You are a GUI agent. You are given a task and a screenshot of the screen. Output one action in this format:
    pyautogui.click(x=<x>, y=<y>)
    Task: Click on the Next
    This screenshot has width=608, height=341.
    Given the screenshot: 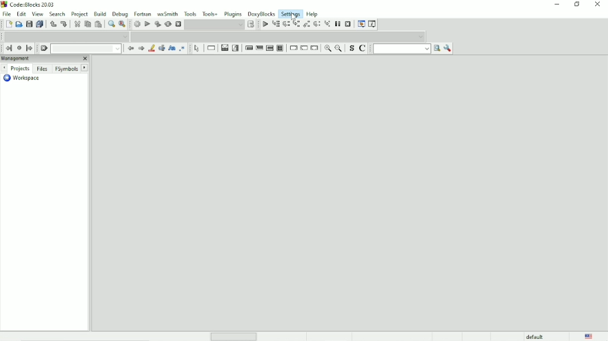 What is the action you would take?
    pyautogui.click(x=141, y=48)
    